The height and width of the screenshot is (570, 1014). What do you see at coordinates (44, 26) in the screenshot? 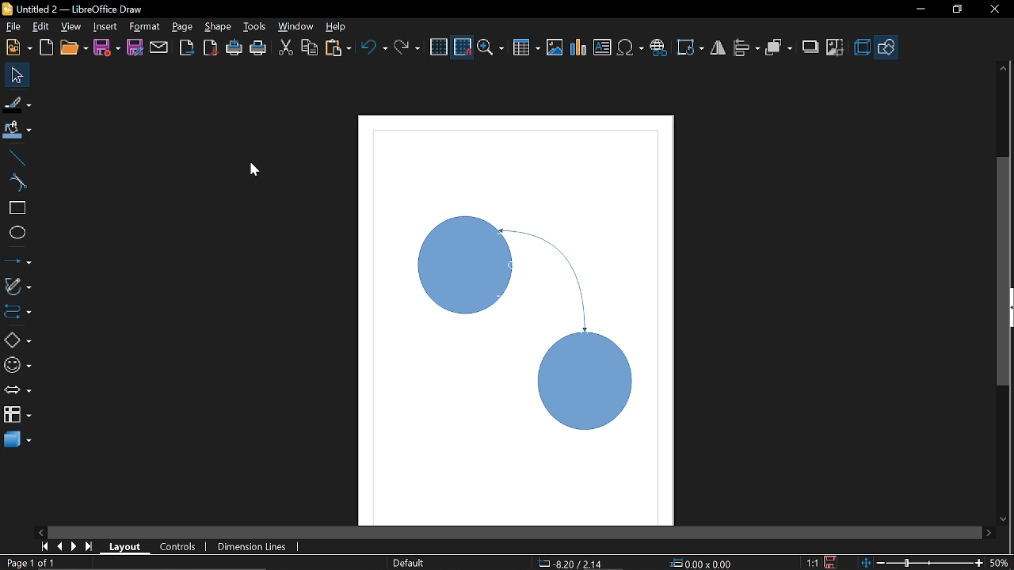
I see `edit` at bounding box center [44, 26].